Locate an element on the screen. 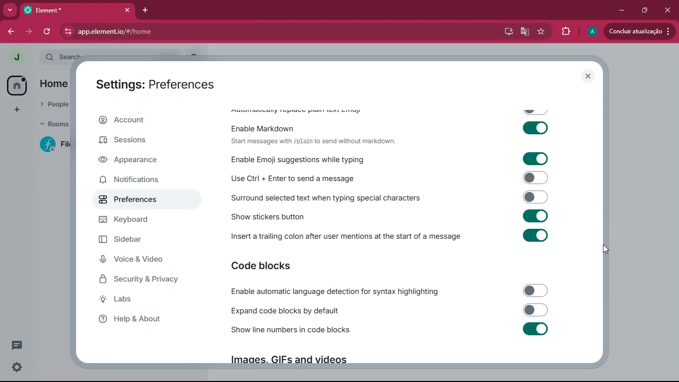 The image size is (679, 382). keyboard is located at coordinates (143, 220).